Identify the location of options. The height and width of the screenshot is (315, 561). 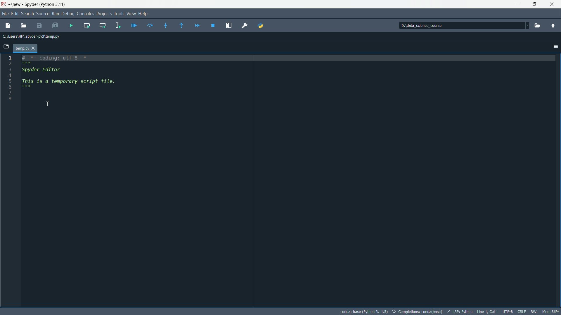
(555, 46).